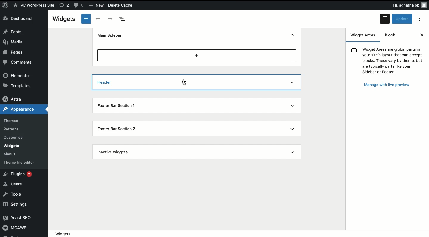 The width and height of the screenshot is (429, 237). I want to click on Widgets, so click(12, 146).